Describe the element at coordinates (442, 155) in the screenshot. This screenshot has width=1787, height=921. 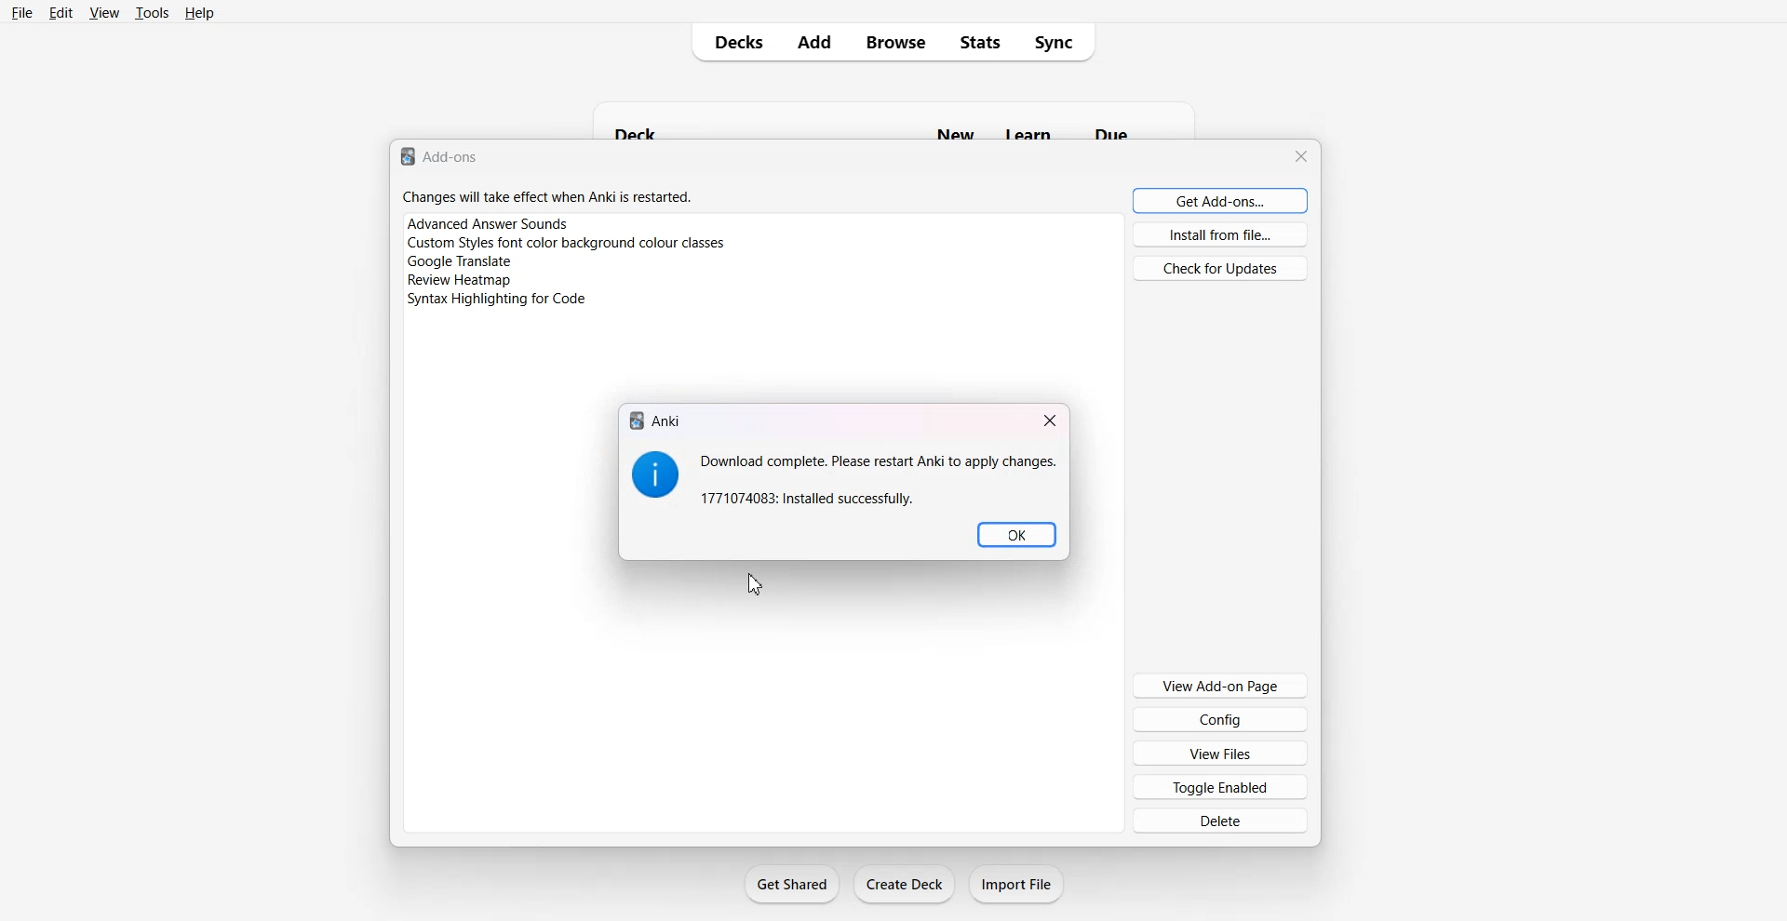
I see `add-ons` at that location.